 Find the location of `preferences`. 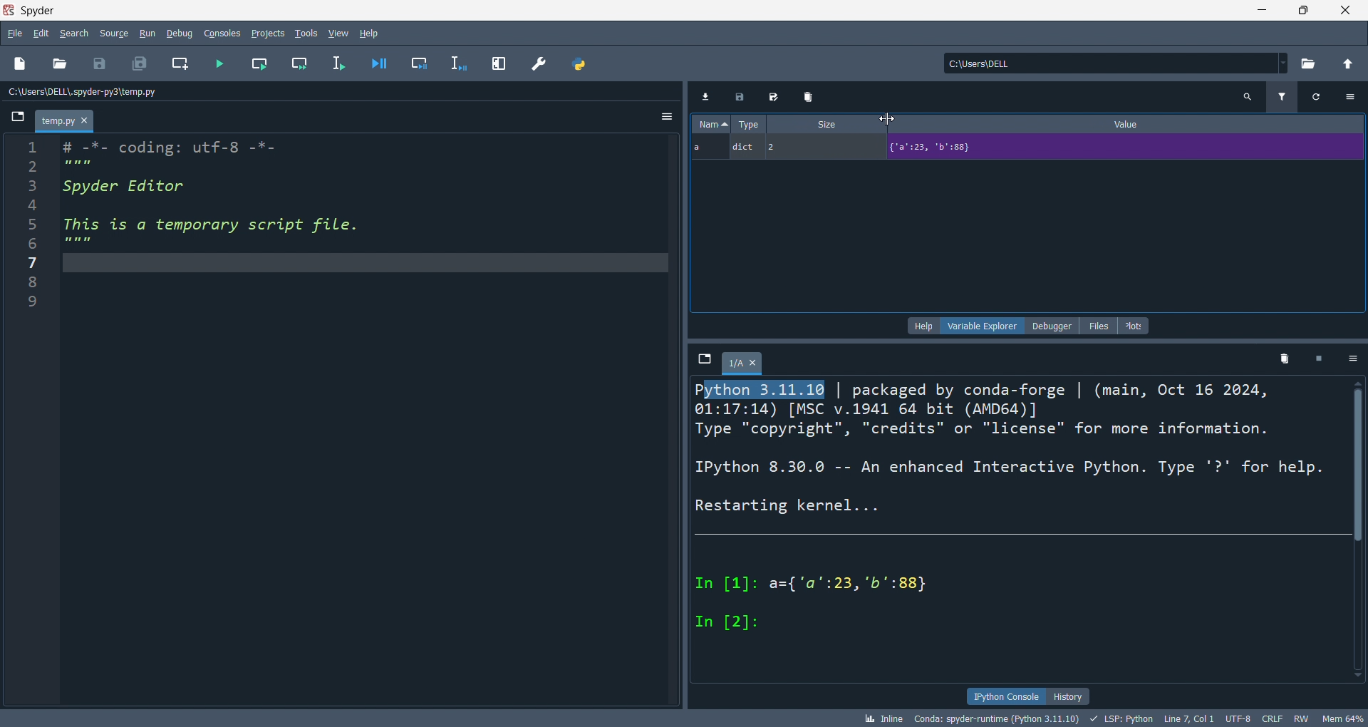

preferences is located at coordinates (537, 61).